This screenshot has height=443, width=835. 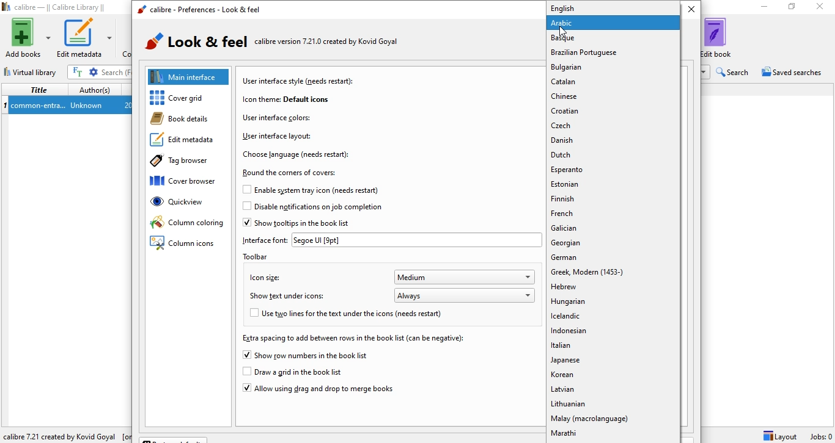 I want to click on Author(s), so click(x=95, y=88).